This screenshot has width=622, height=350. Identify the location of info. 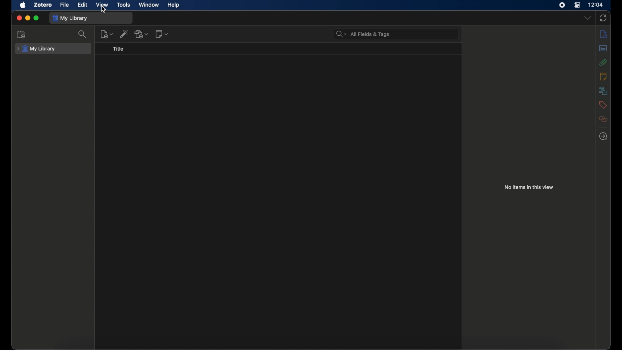
(603, 34).